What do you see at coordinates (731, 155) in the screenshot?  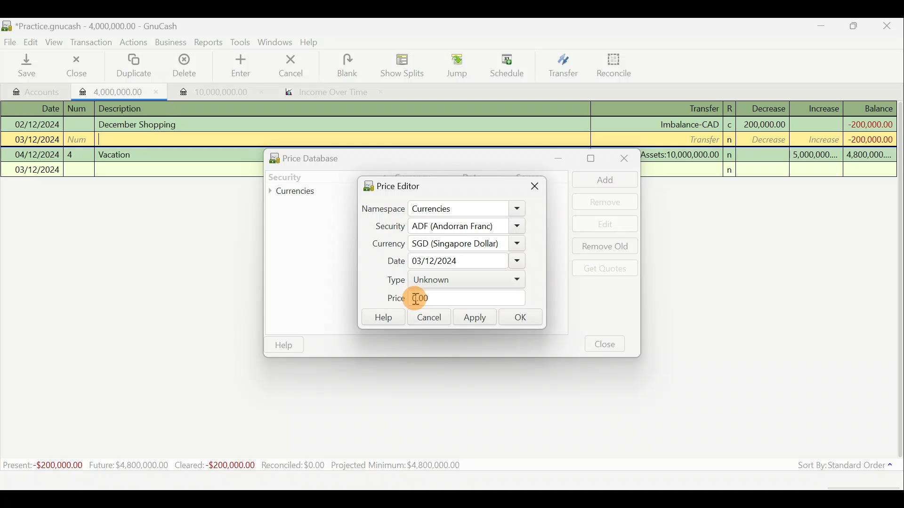 I see `n` at bounding box center [731, 155].